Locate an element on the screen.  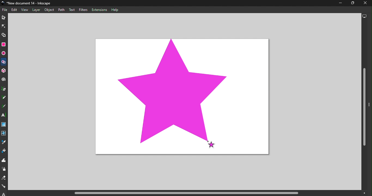
Ellipse/Arc tool is located at coordinates (4, 53).